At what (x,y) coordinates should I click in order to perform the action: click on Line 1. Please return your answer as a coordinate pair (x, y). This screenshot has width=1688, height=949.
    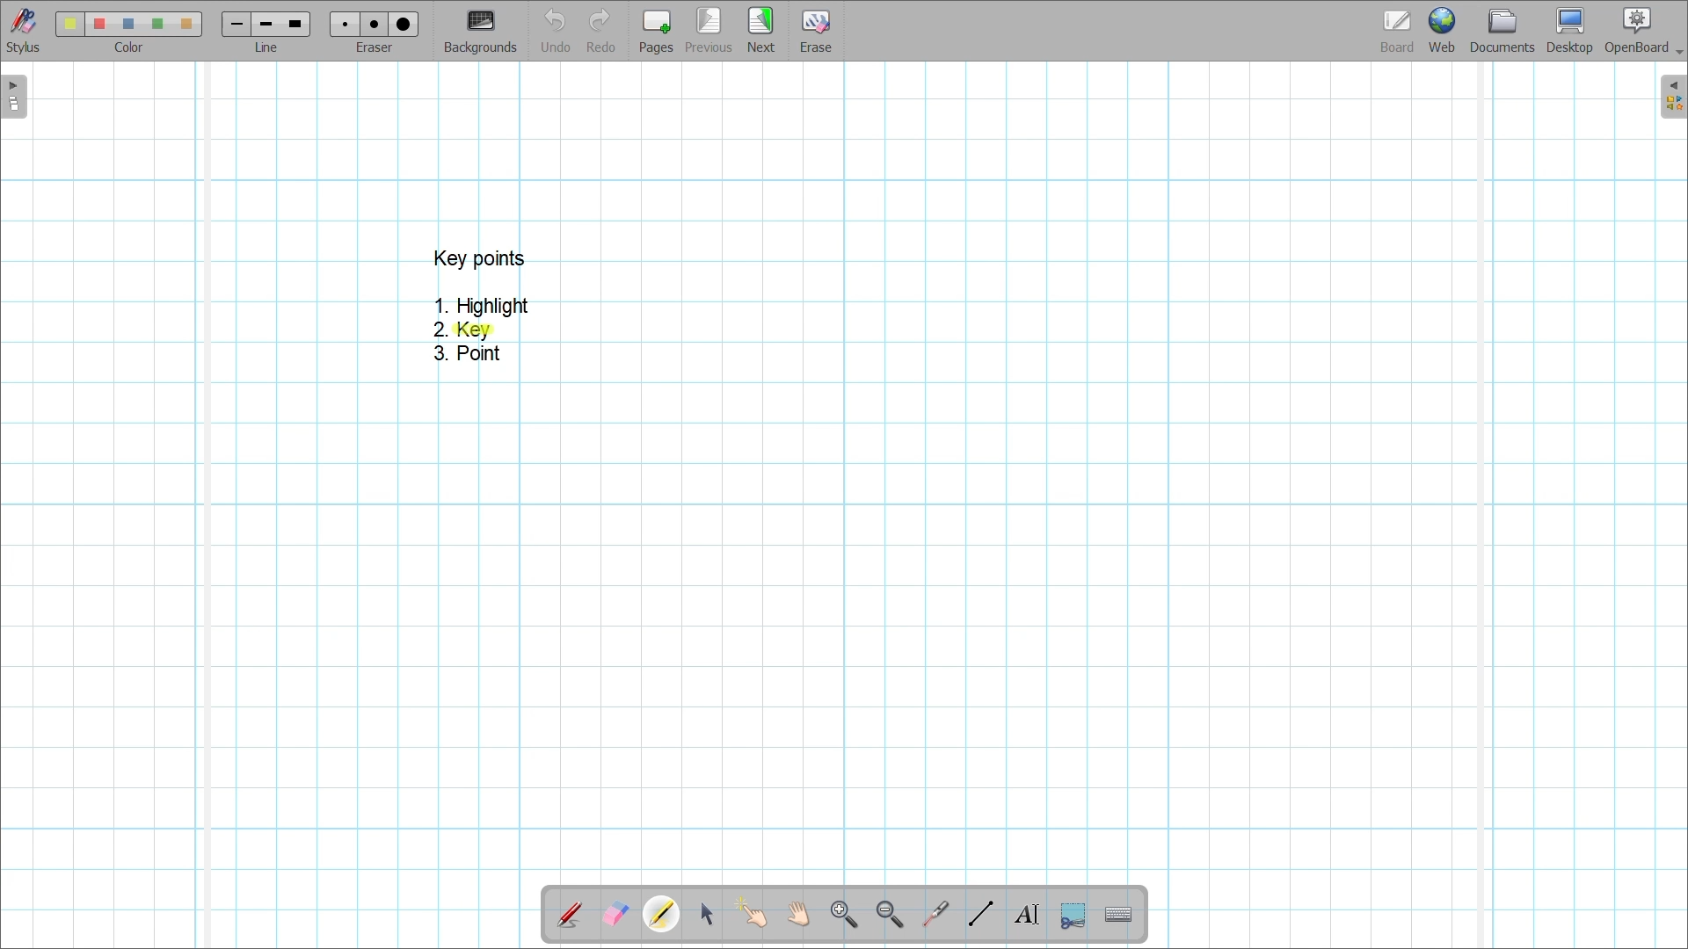
    Looking at the image, I should click on (235, 24).